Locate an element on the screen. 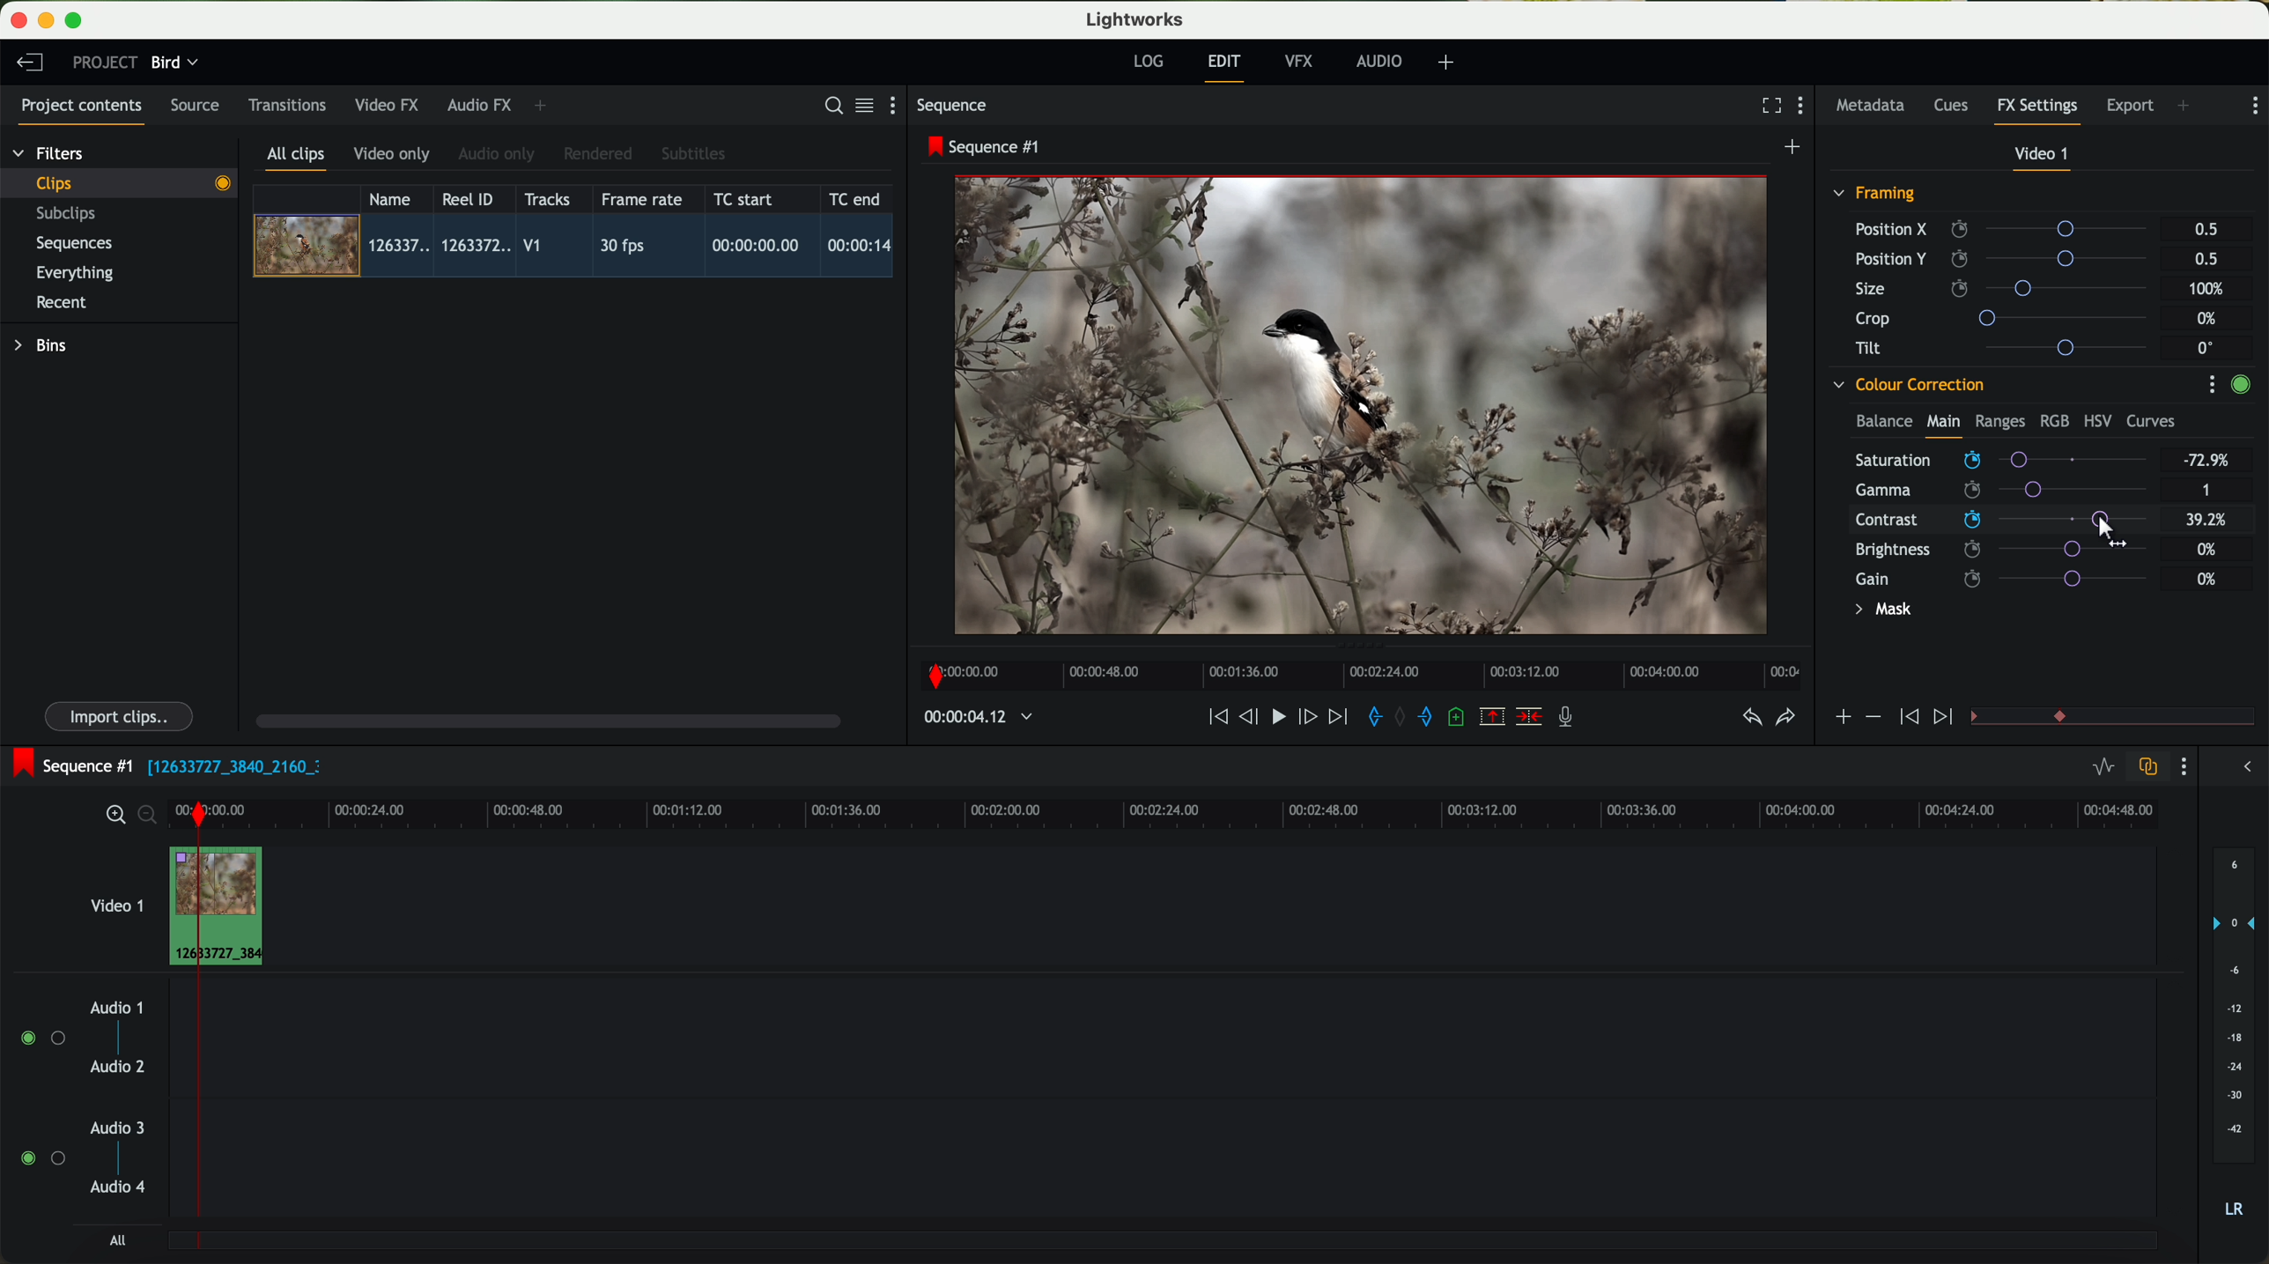 This screenshot has width=2269, height=1264. fx settings is located at coordinates (2036, 111).